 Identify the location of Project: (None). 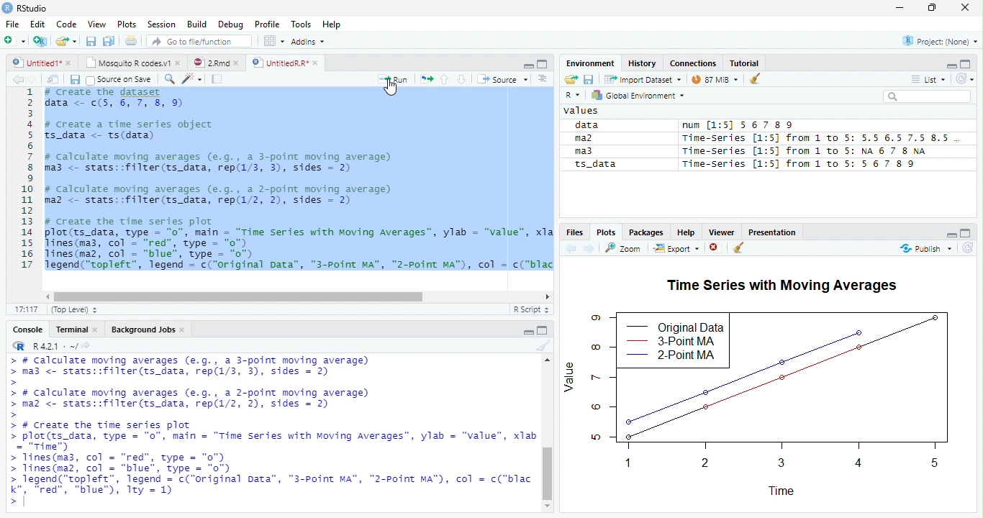
(941, 42).